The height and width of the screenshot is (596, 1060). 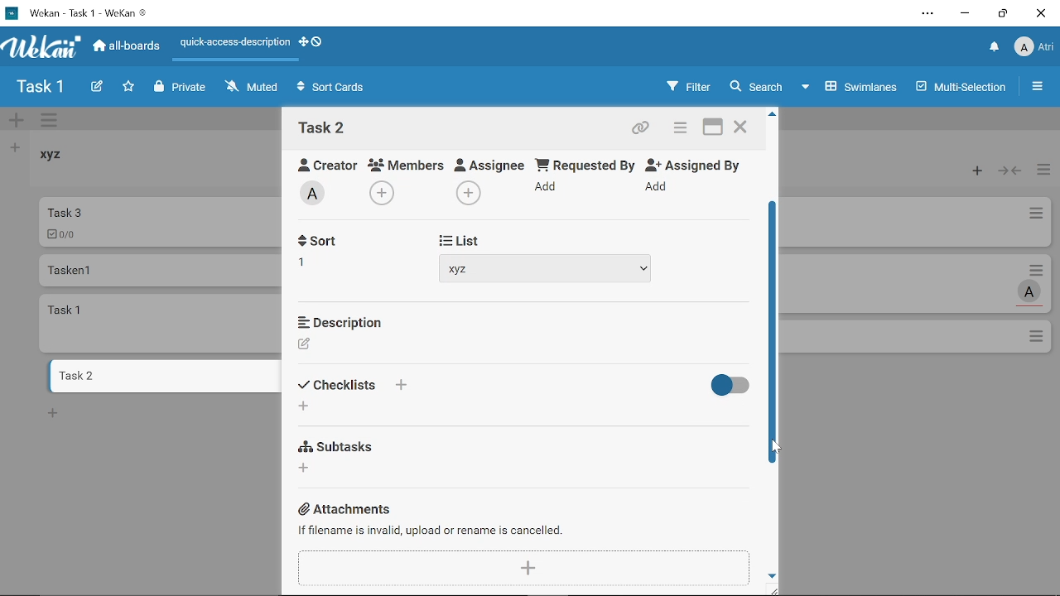 What do you see at coordinates (585, 164) in the screenshot?
I see `Requested By` at bounding box center [585, 164].